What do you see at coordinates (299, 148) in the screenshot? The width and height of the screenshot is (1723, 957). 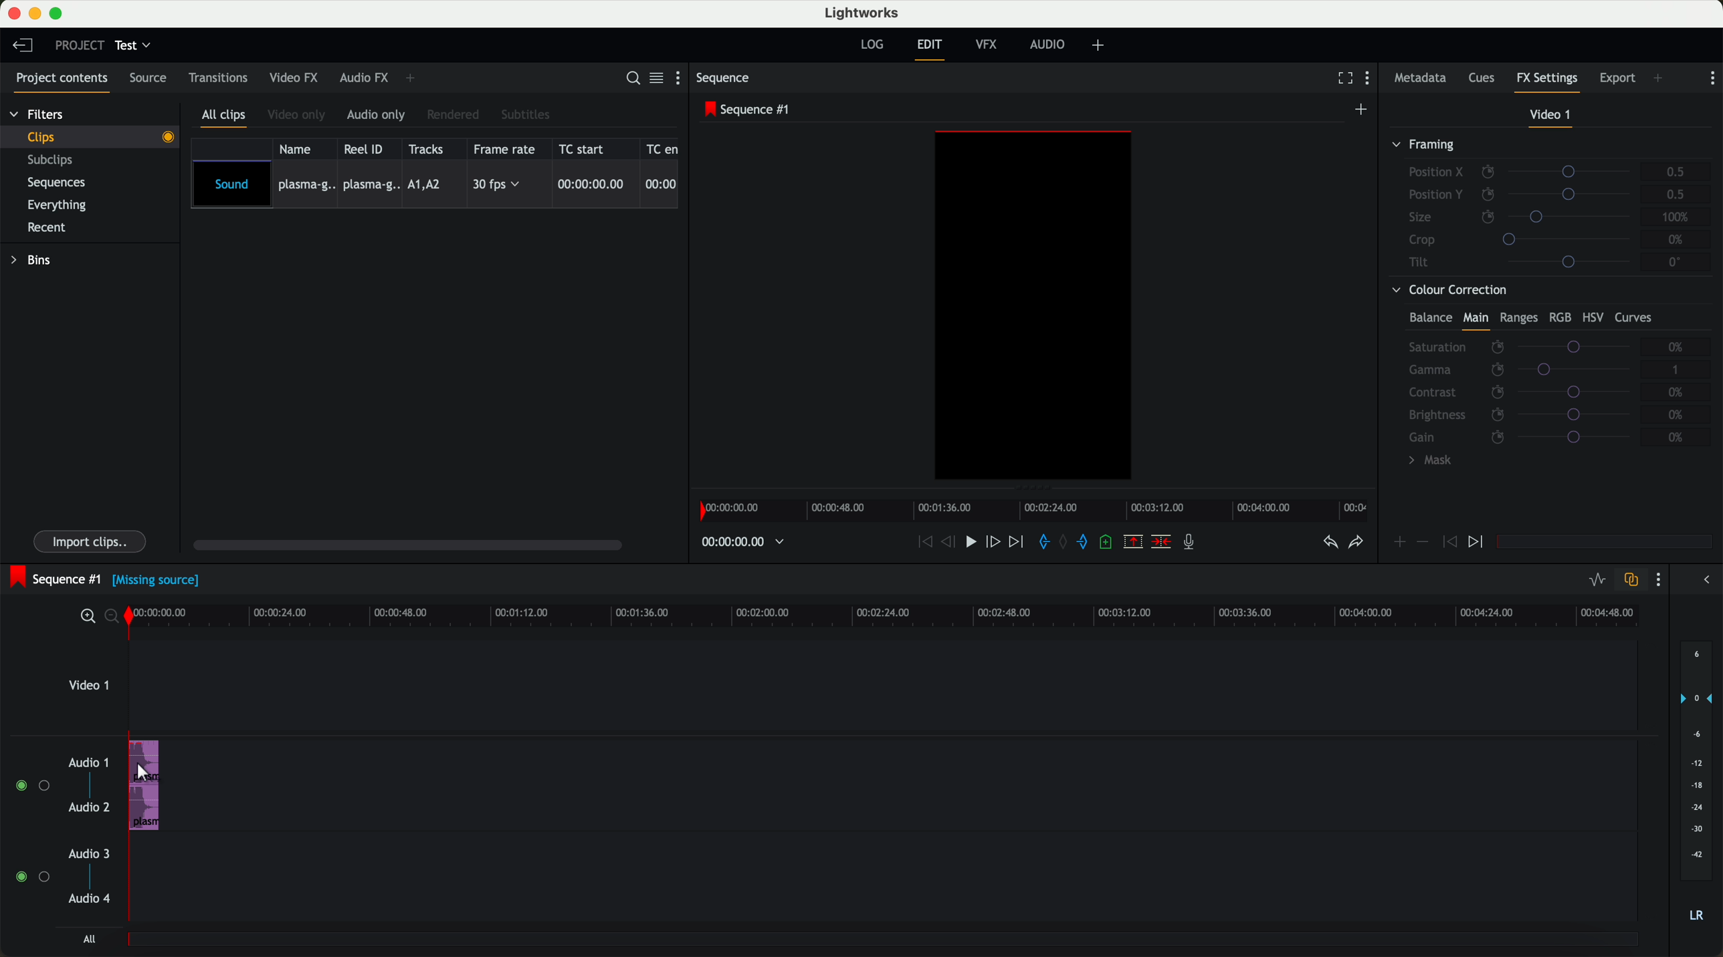 I see `name` at bounding box center [299, 148].